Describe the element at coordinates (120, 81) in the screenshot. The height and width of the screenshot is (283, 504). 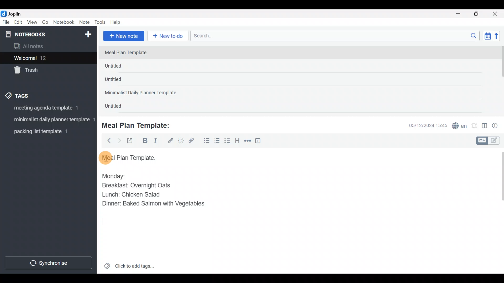
I see `Untitled` at that location.